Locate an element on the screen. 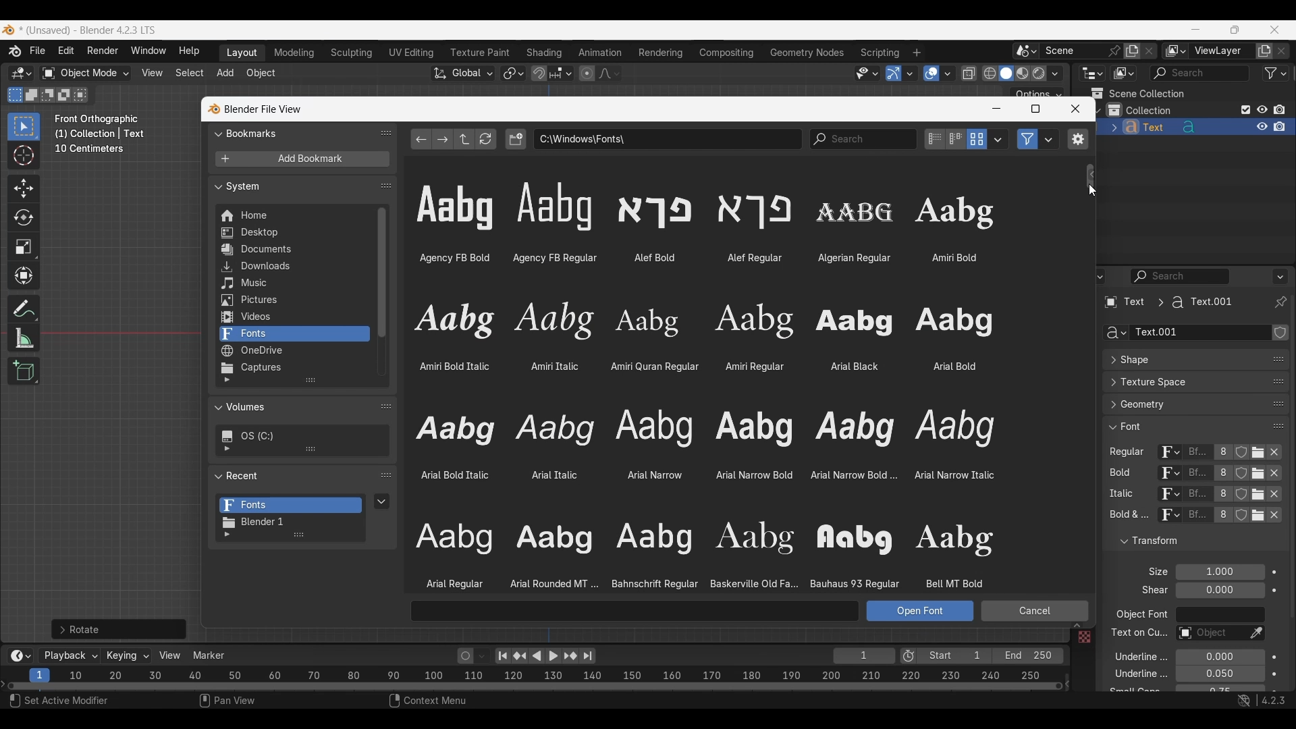 This screenshot has height=729, width=1296. Play animation is located at coordinates (544, 656).